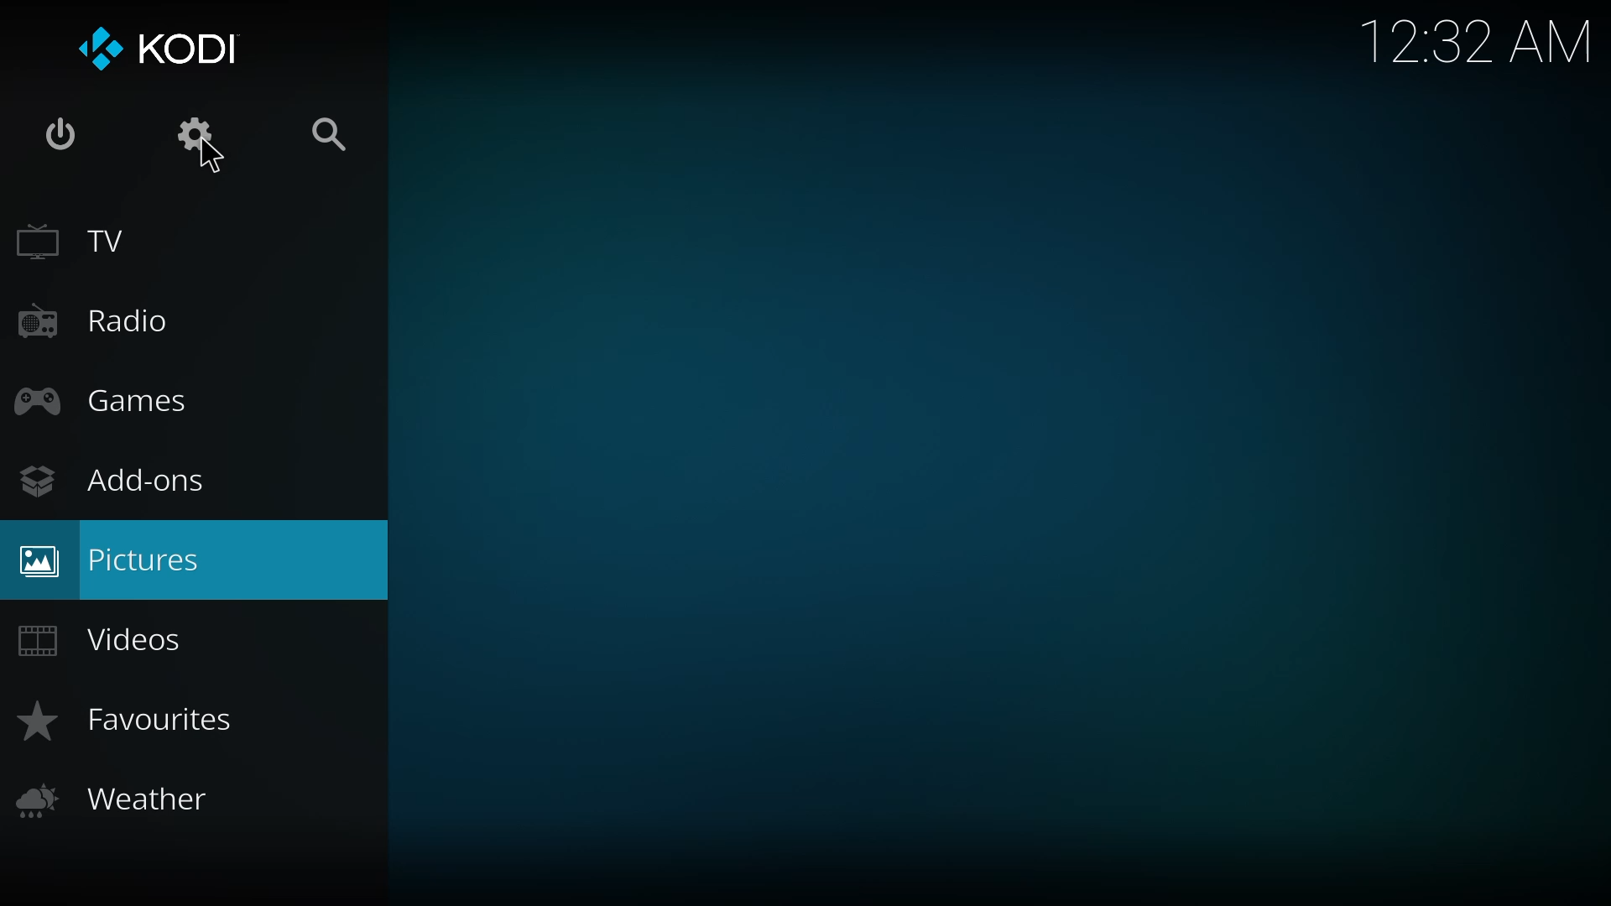 The image size is (1611, 906). Describe the element at coordinates (203, 133) in the screenshot. I see `settings` at that location.